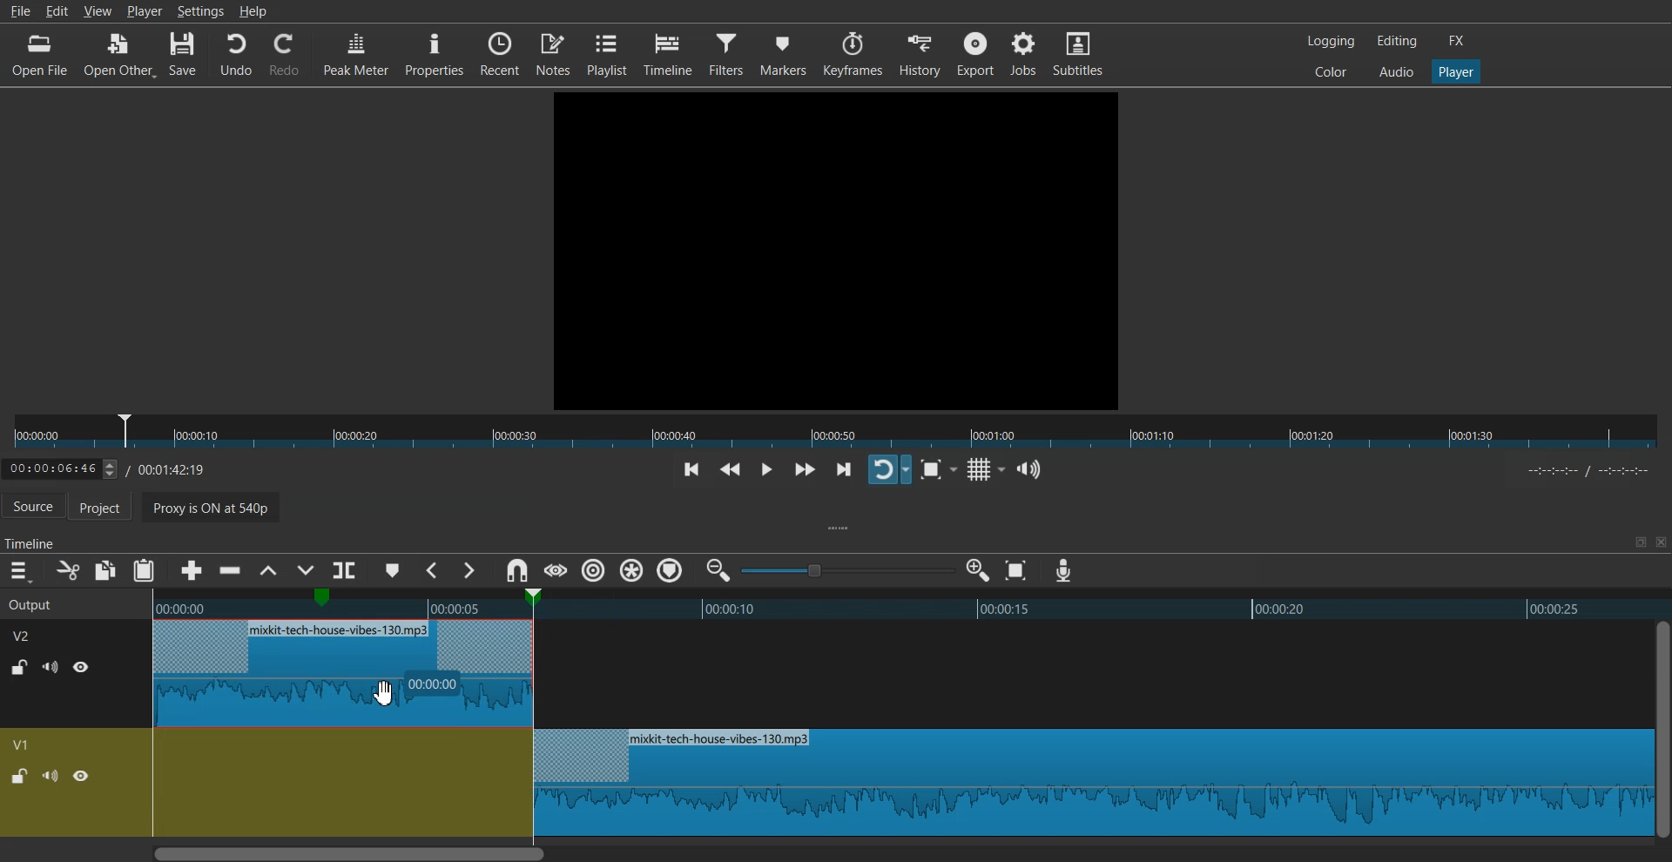 The width and height of the screenshot is (1672, 862). I want to click on Zoom timeline out, so click(718, 569).